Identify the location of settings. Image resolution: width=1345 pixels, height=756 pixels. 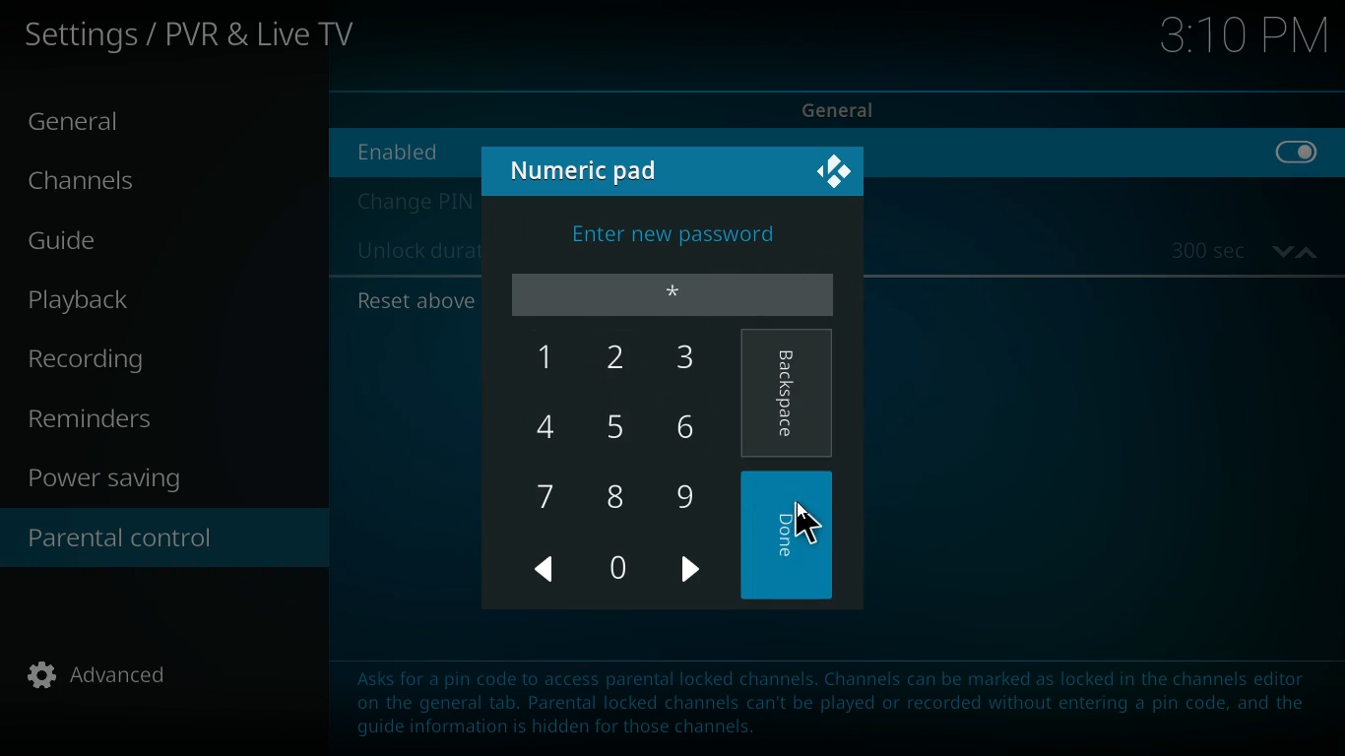
(195, 38).